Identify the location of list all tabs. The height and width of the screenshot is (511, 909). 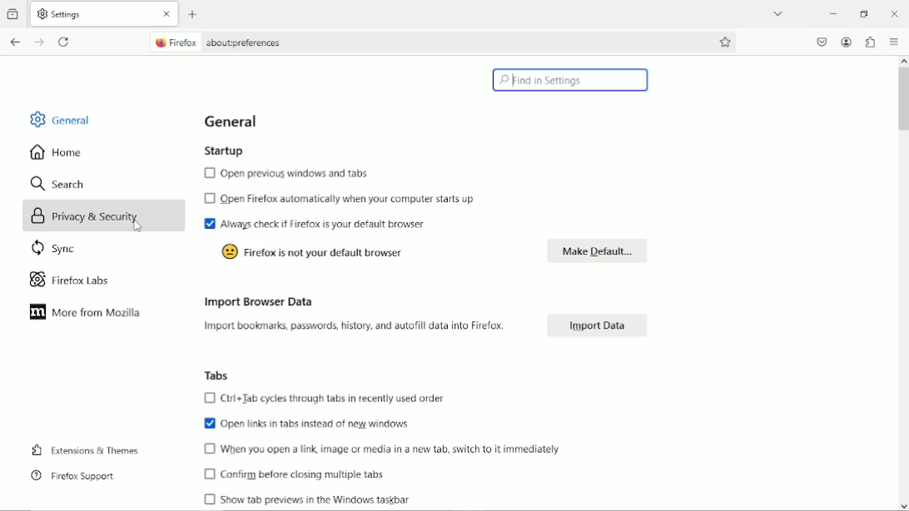
(777, 12).